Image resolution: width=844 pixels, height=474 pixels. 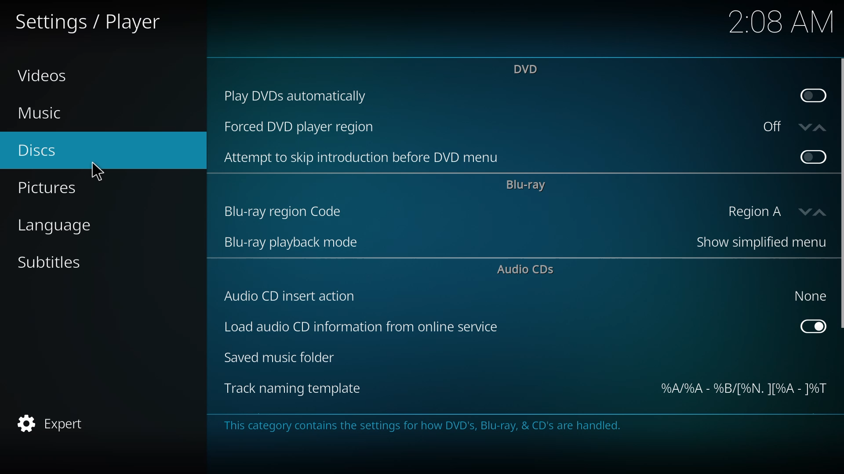 I want to click on language, so click(x=57, y=226).